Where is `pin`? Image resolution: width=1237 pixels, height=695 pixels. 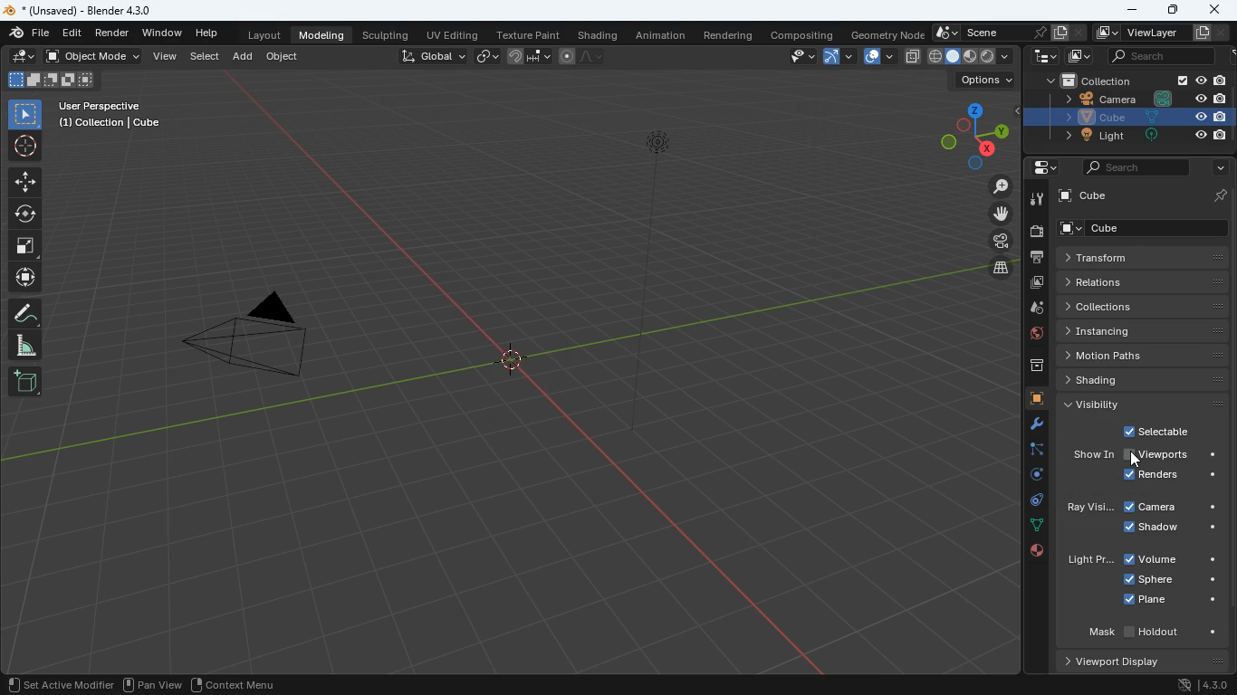
pin is located at coordinates (1220, 195).